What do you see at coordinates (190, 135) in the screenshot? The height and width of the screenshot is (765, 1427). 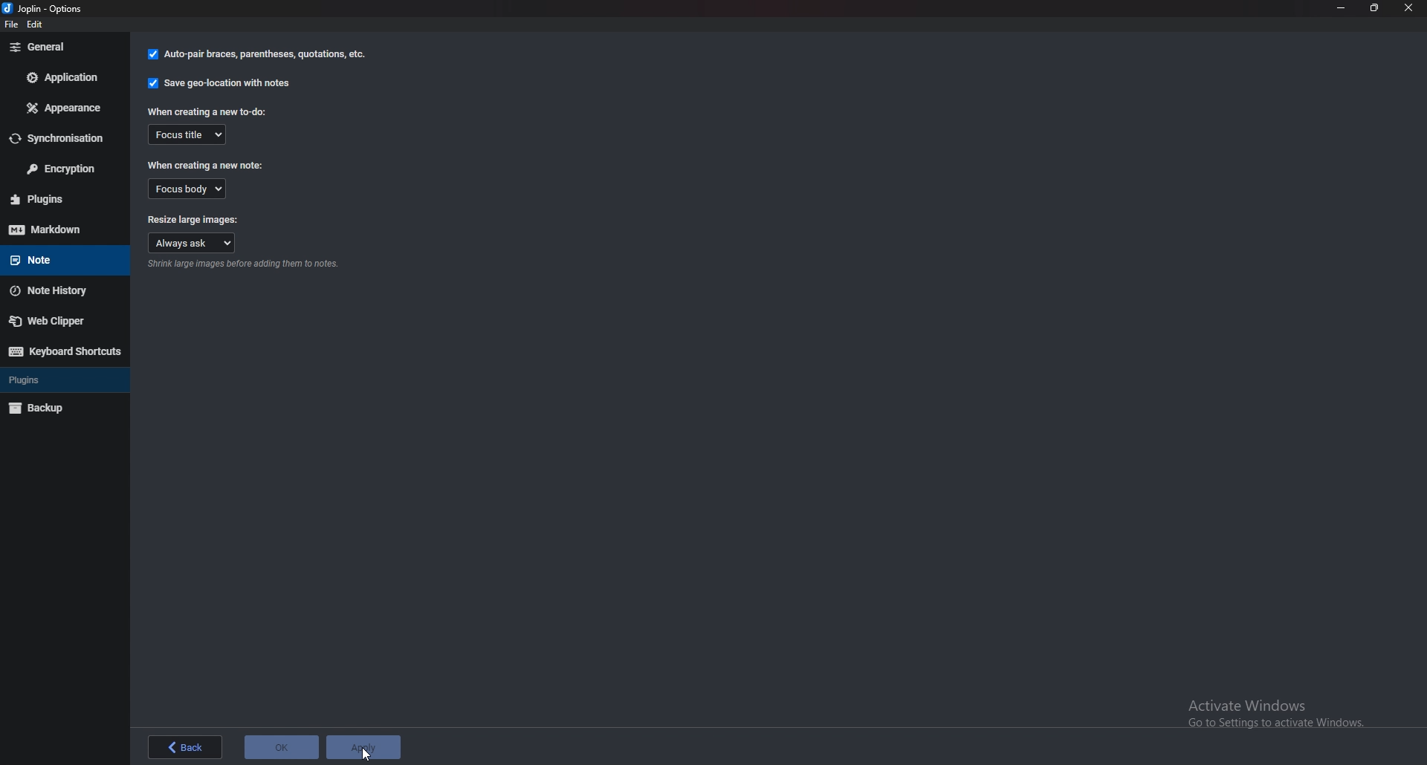 I see `Focus title` at bounding box center [190, 135].